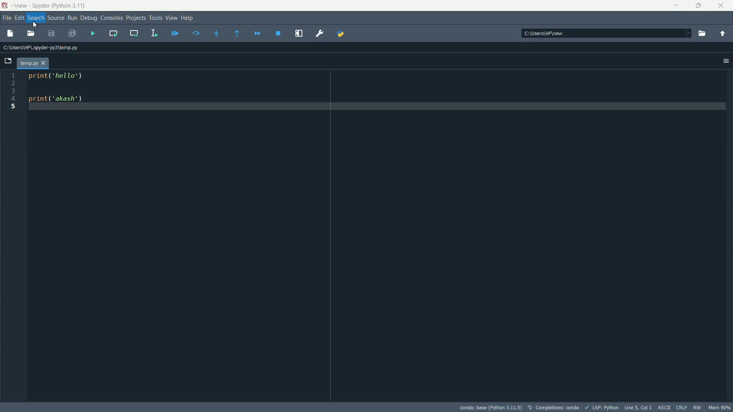 The width and height of the screenshot is (733, 412). Describe the element at coordinates (41, 6) in the screenshot. I see `Spyder` at that location.